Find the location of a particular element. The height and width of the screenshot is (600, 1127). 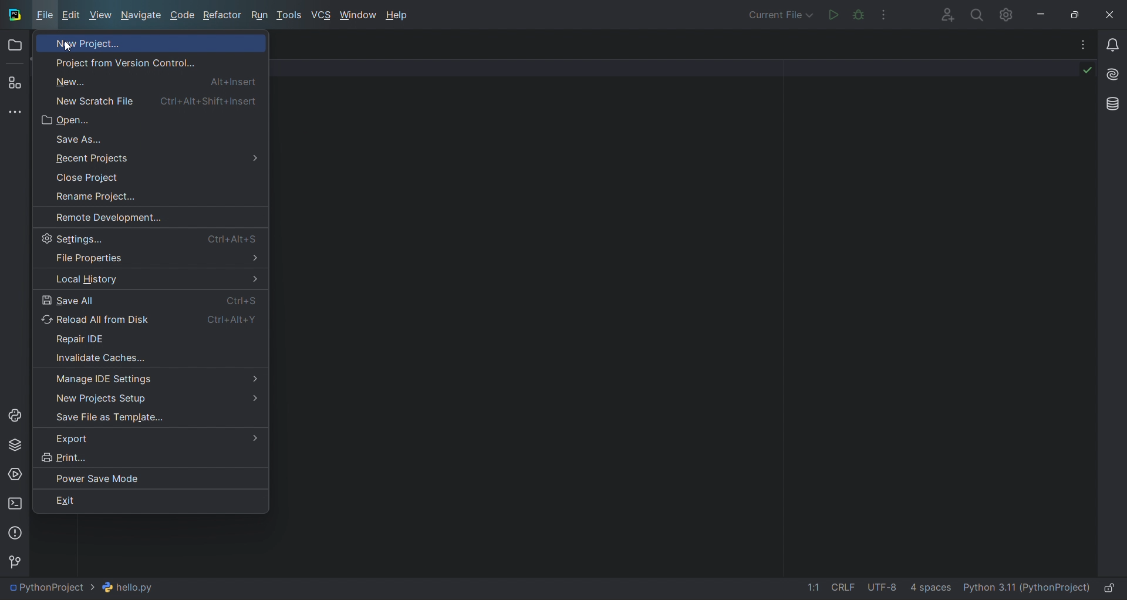

power save mod is located at coordinates (150, 476).